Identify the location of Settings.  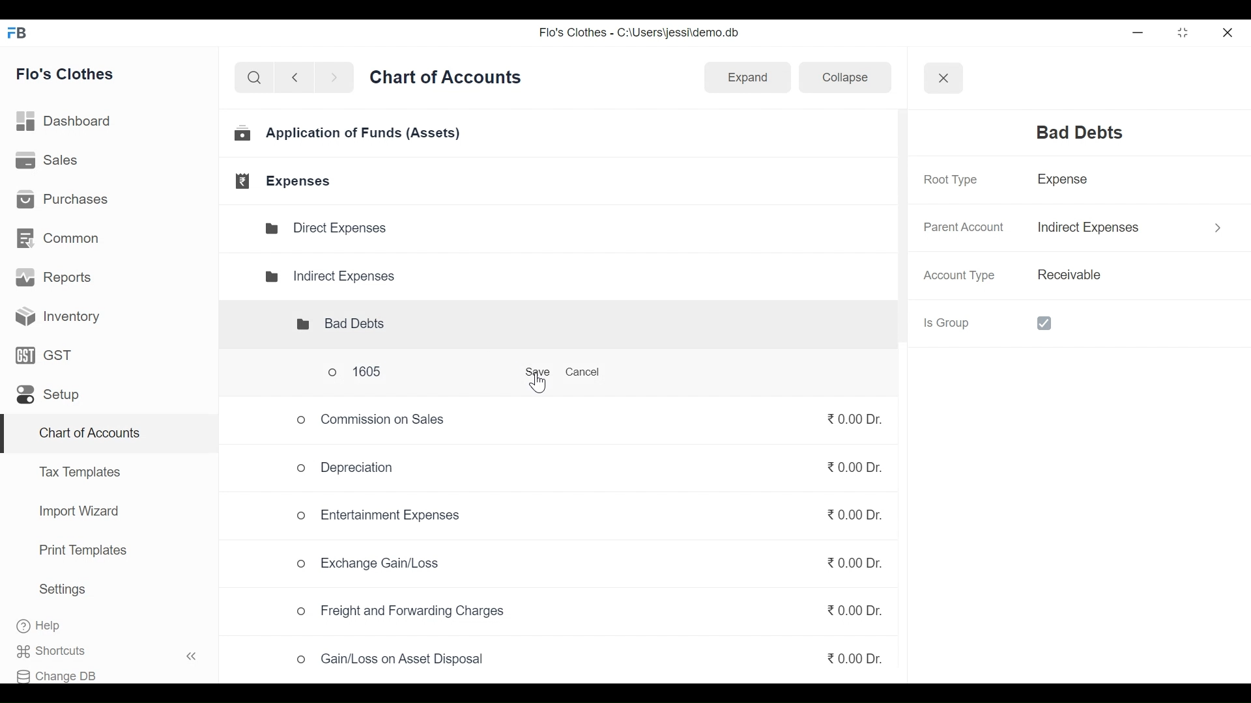
(62, 592).